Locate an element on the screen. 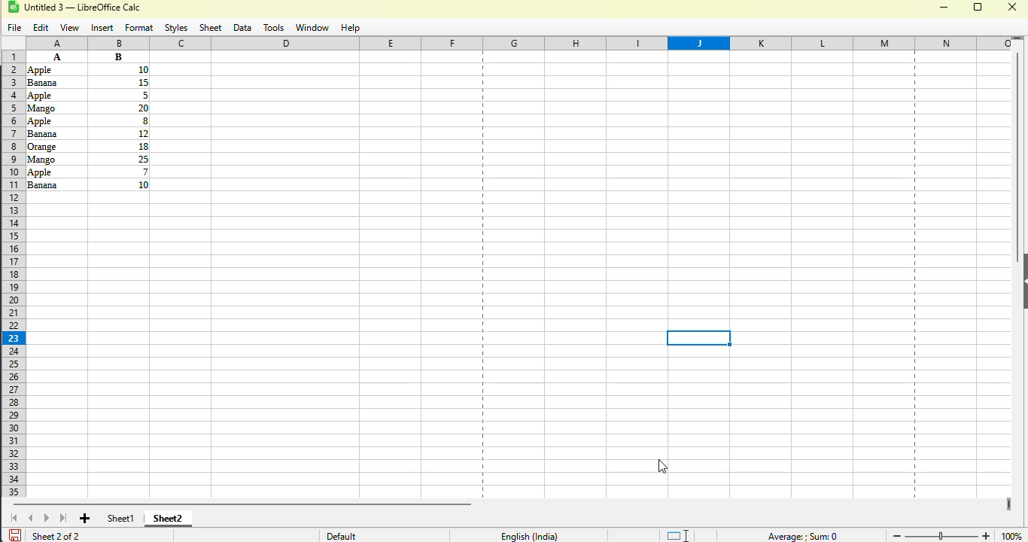 Image resolution: width=1028 pixels, height=542 pixels. insert is located at coordinates (102, 29).